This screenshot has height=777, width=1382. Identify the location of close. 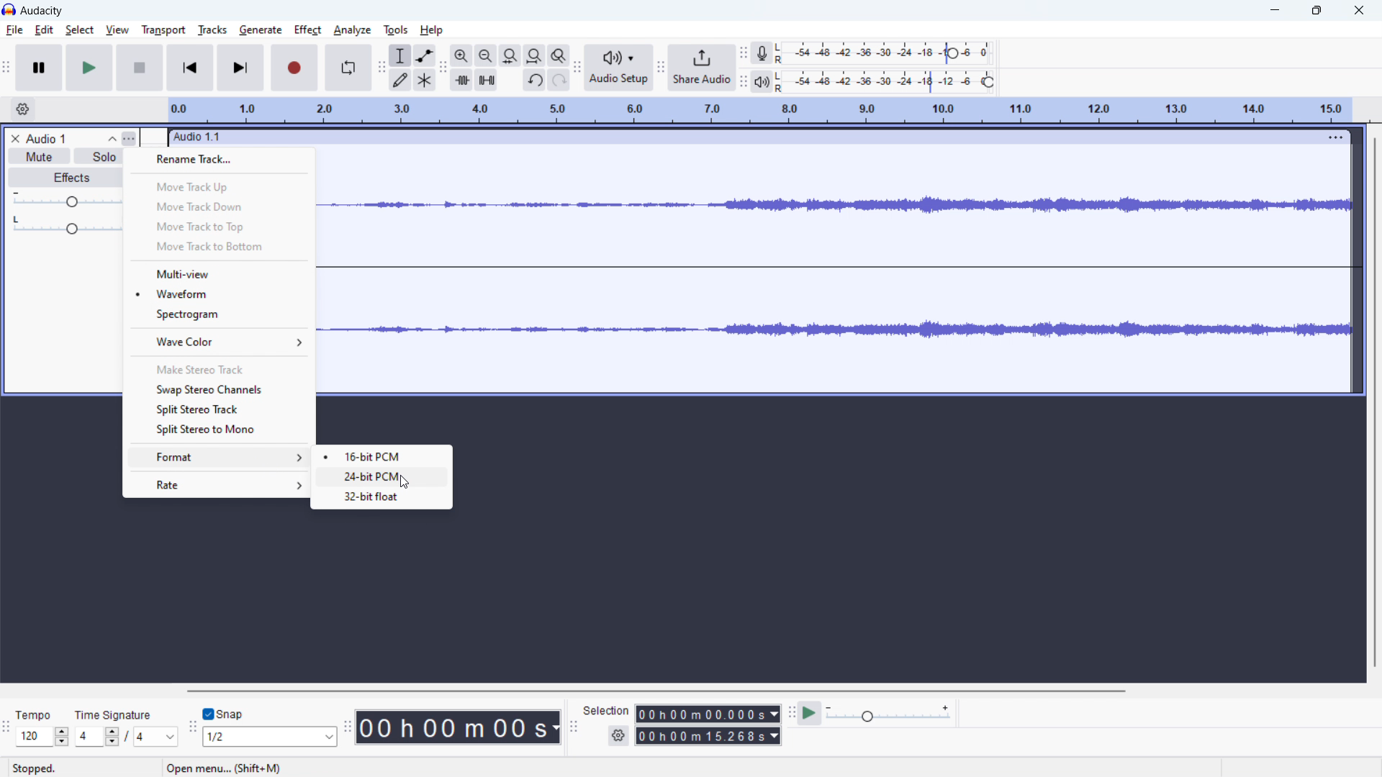
(1358, 9).